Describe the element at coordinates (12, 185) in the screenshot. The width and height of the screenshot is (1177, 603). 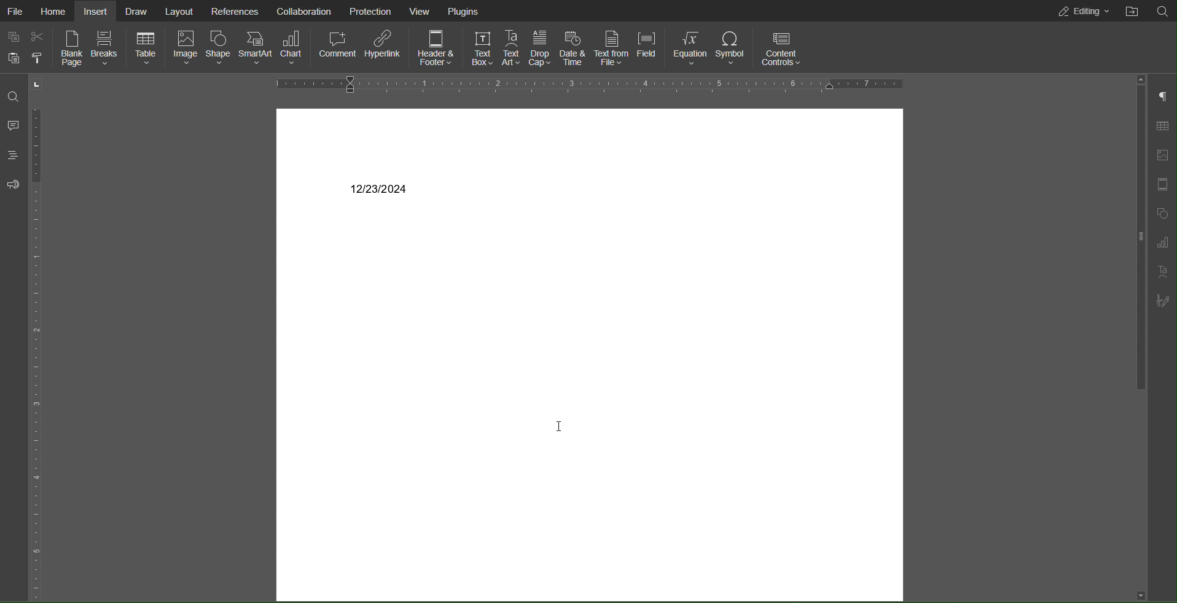
I see `Feedback and Support` at that location.